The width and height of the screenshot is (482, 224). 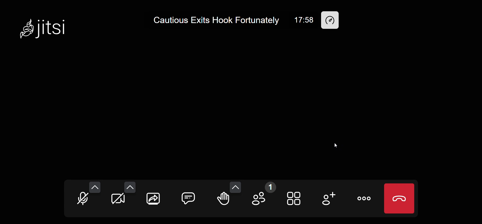 I want to click on more emoji, so click(x=235, y=186).